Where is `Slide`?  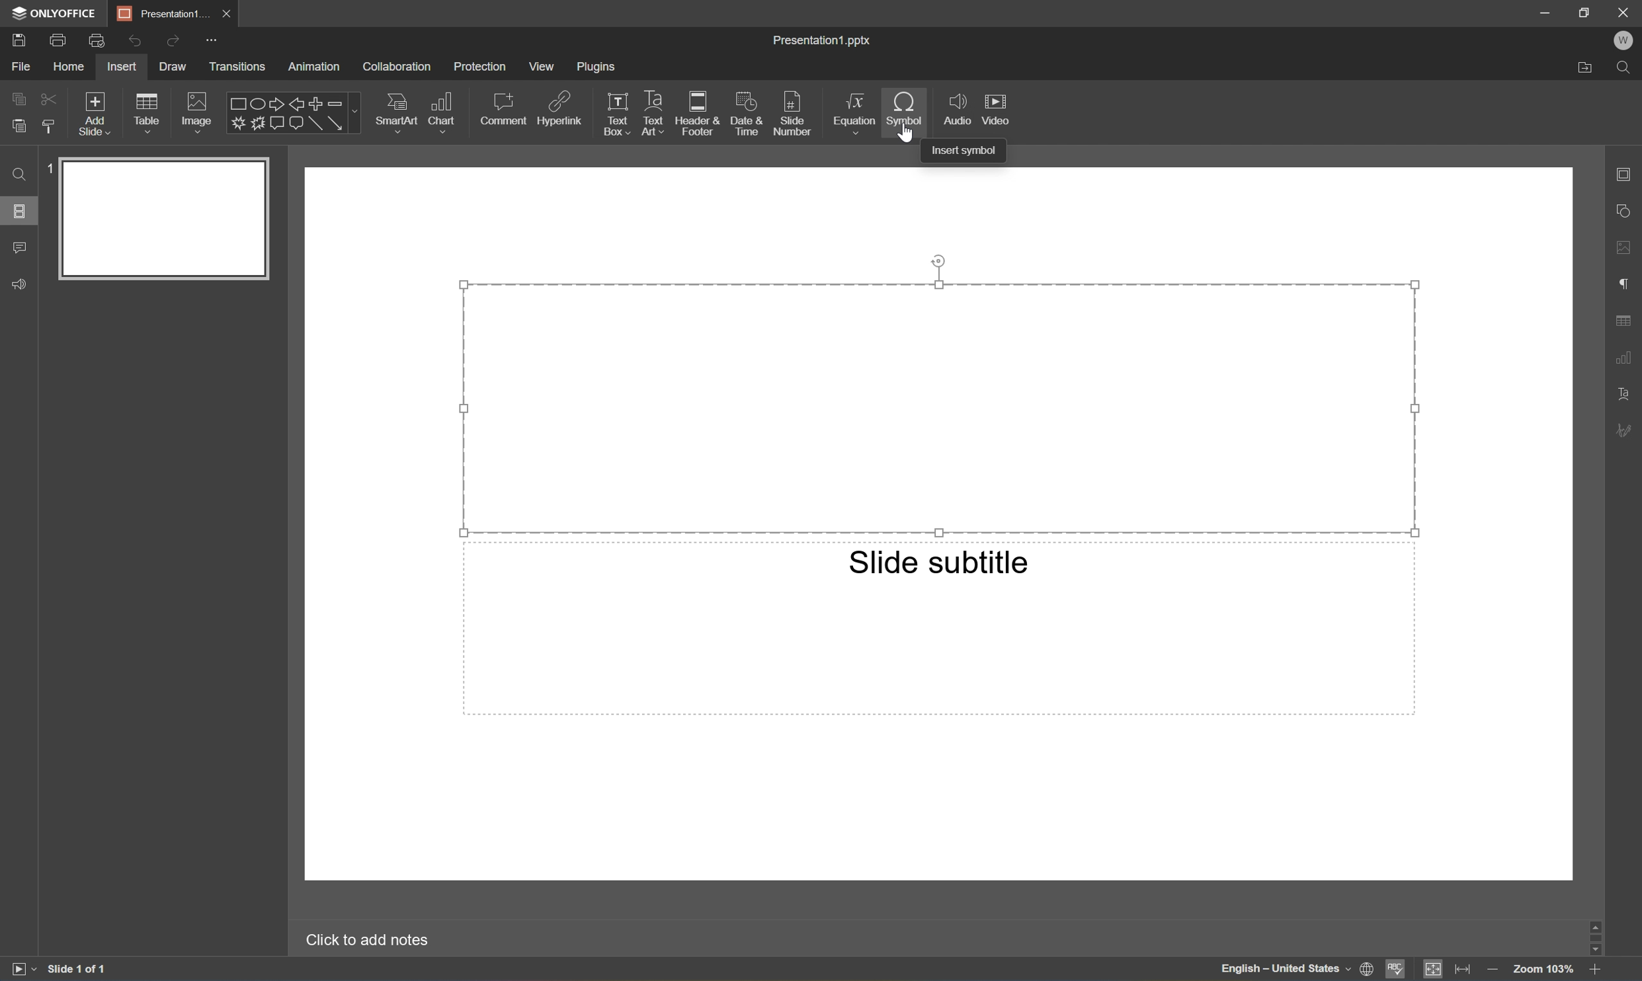 Slide is located at coordinates (164, 219).